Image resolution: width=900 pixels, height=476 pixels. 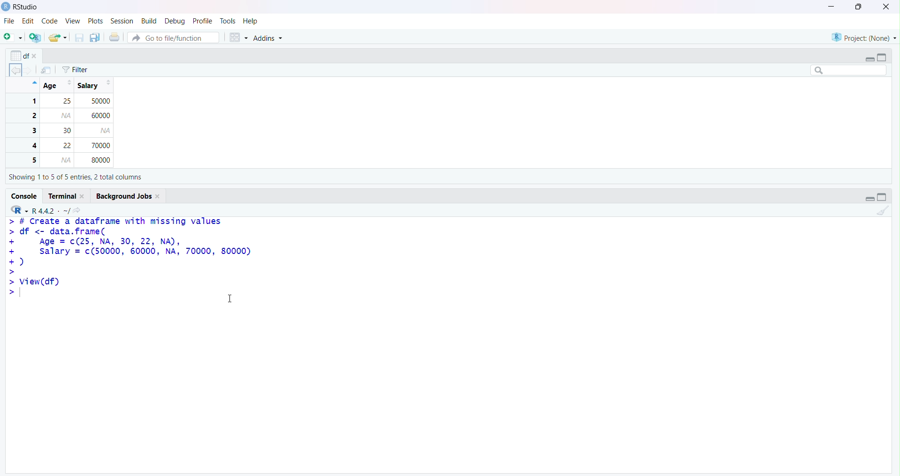 I want to click on Workspace panes, so click(x=236, y=35).